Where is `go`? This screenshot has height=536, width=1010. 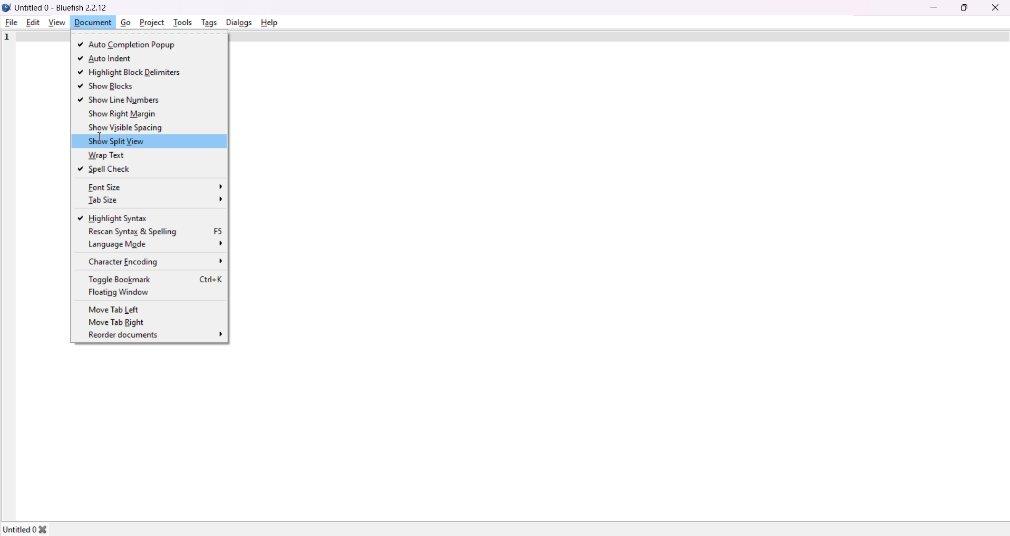
go is located at coordinates (124, 22).